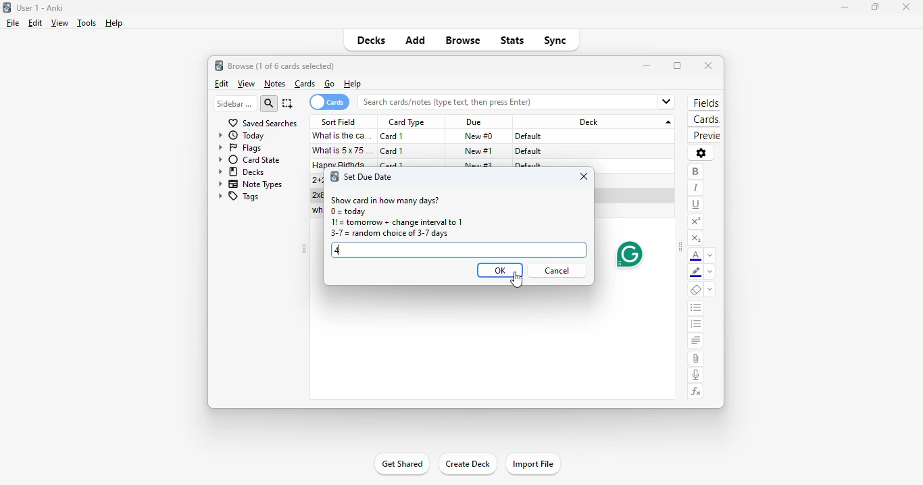 The image size is (923, 485). I want to click on logo, so click(219, 66).